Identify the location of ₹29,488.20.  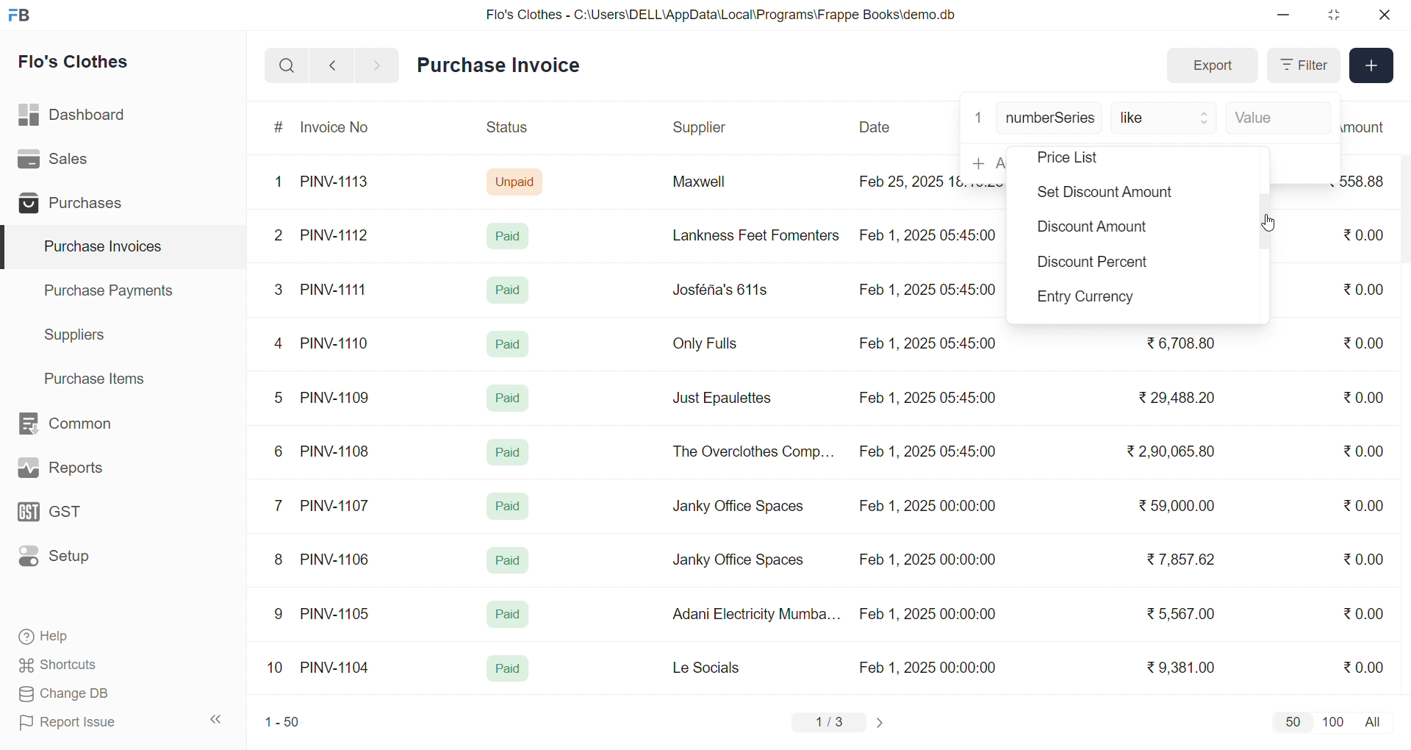
(1172, 398).